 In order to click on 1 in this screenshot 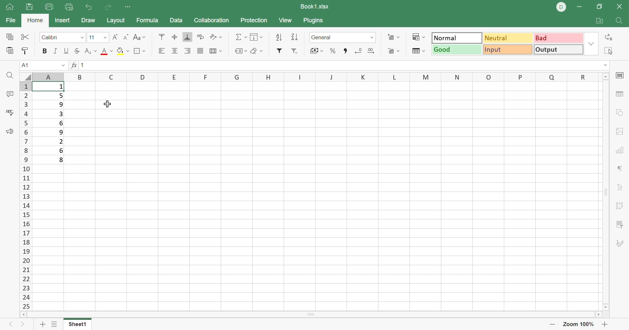, I will do `click(61, 87)`.